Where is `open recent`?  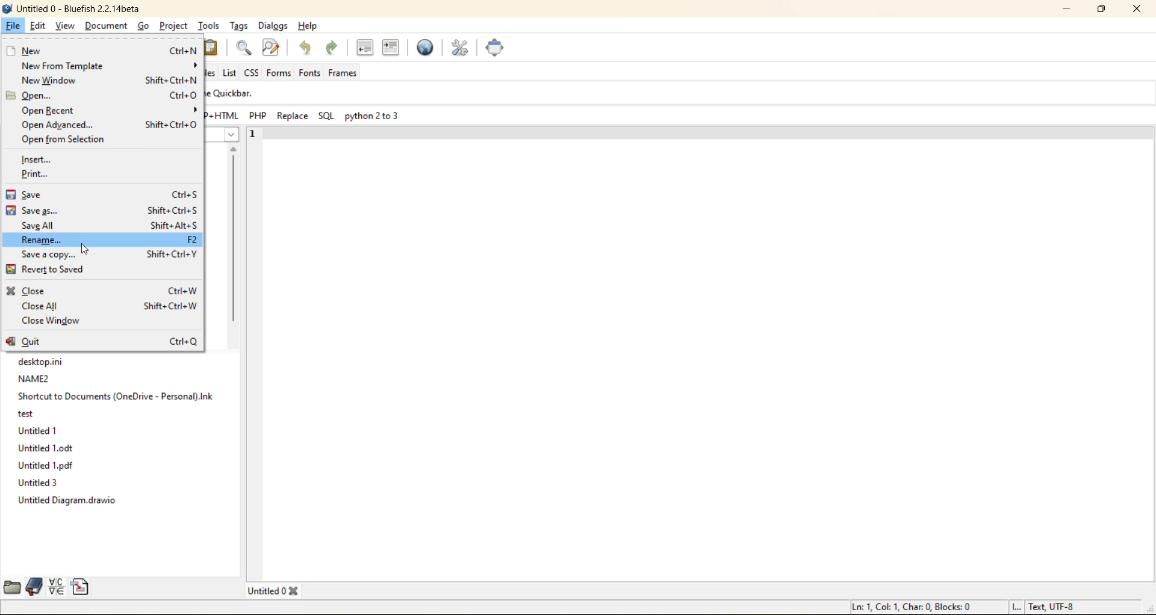 open recent is located at coordinates (51, 111).